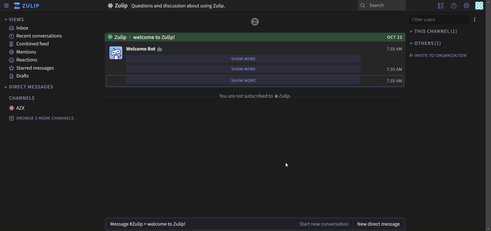 This screenshot has height=231, width=491. What do you see at coordinates (393, 37) in the screenshot?
I see `OCT 23` at bounding box center [393, 37].